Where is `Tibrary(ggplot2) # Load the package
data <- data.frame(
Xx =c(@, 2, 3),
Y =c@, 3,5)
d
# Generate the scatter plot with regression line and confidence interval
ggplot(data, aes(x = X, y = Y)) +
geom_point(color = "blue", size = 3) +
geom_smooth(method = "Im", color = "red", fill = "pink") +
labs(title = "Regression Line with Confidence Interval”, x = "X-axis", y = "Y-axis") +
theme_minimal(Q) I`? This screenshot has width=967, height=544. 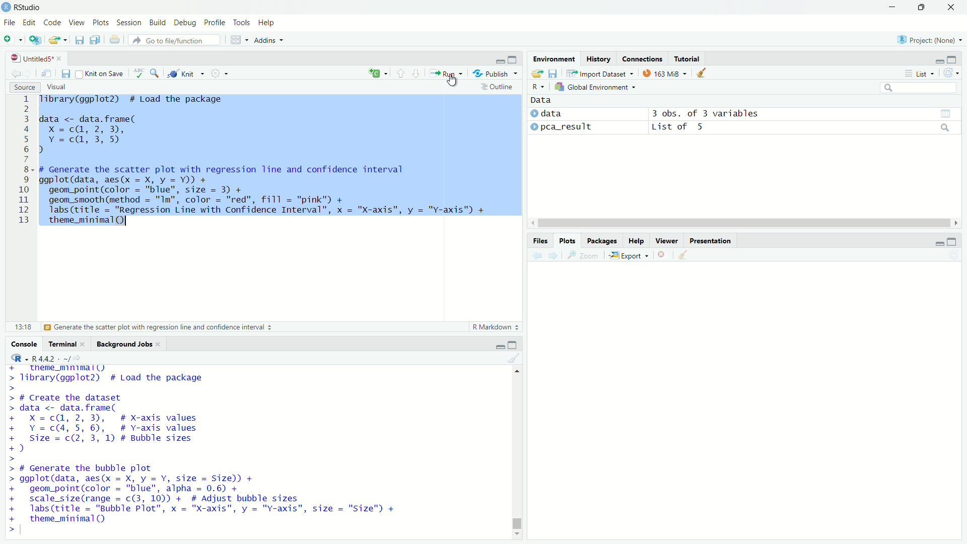 Tibrary(ggplot2) # Load the package
data <- data.frame(
Xx =c(@, 2, 3),
Y =c@, 3,5)
d
# Generate the scatter plot with regression line and confidence interval
ggplot(data, aes(x = X, y = Y)) +
geom_point(color = "blue", size = 3) +
geom_smooth(method = "Im", color = "red", fill = "pink") +
labs(title = "Regression Line with Confidence Interval”, x = "X-axis", y = "Y-axis") +
theme_minimal(Q) I is located at coordinates (265, 163).